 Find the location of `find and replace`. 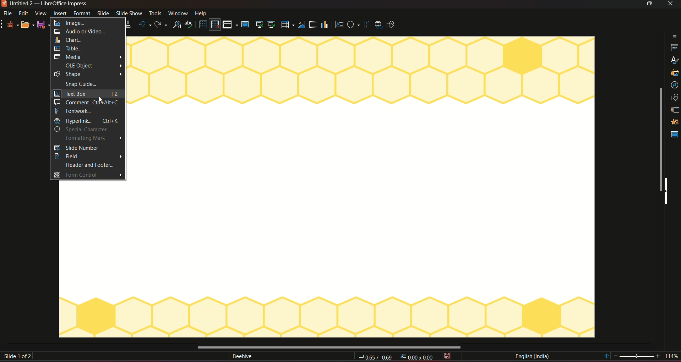

find and replace is located at coordinates (178, 25).